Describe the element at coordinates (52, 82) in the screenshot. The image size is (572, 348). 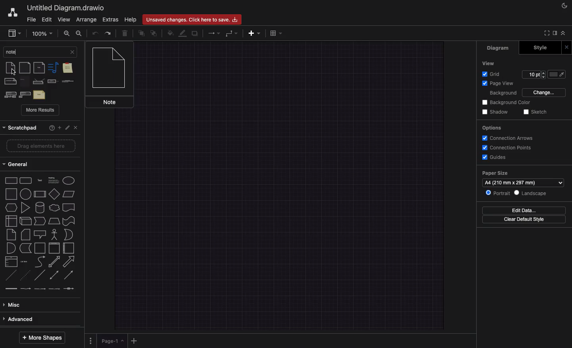
I see `constraint textual note` at that location.